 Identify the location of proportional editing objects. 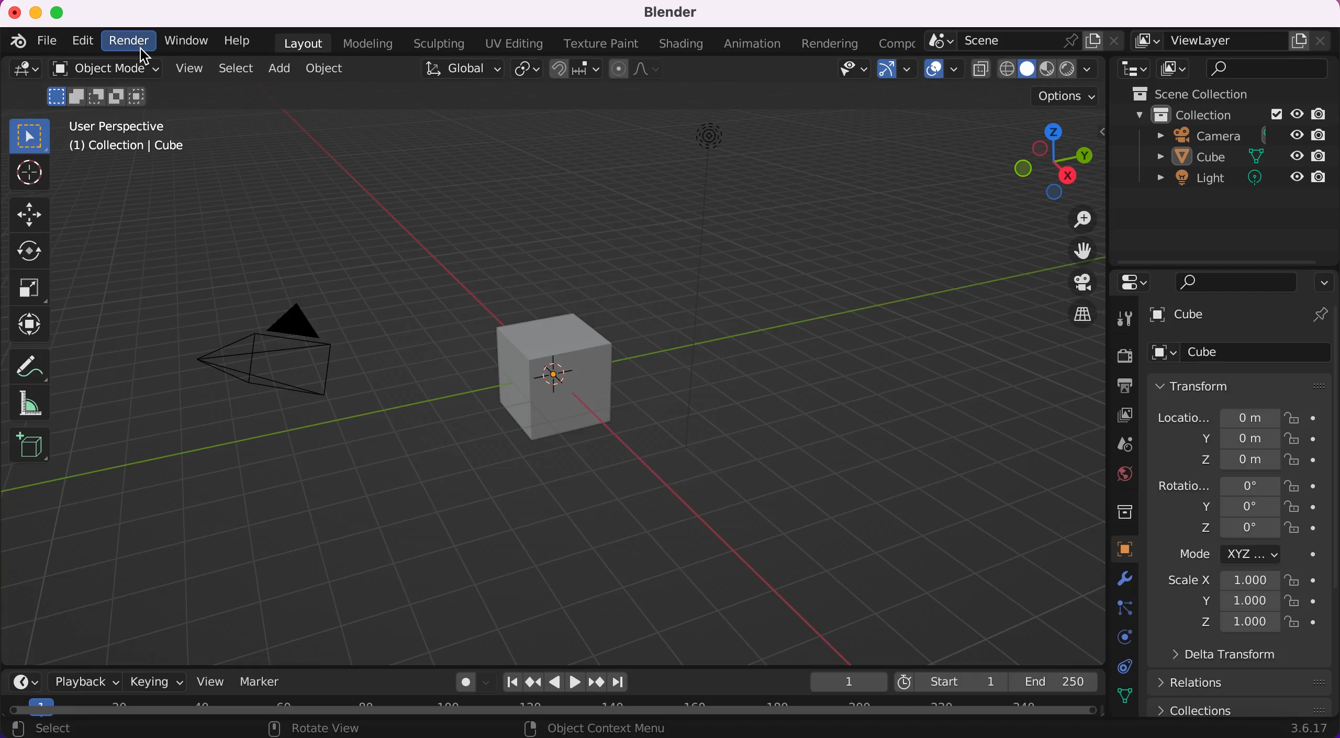
(638, 71).